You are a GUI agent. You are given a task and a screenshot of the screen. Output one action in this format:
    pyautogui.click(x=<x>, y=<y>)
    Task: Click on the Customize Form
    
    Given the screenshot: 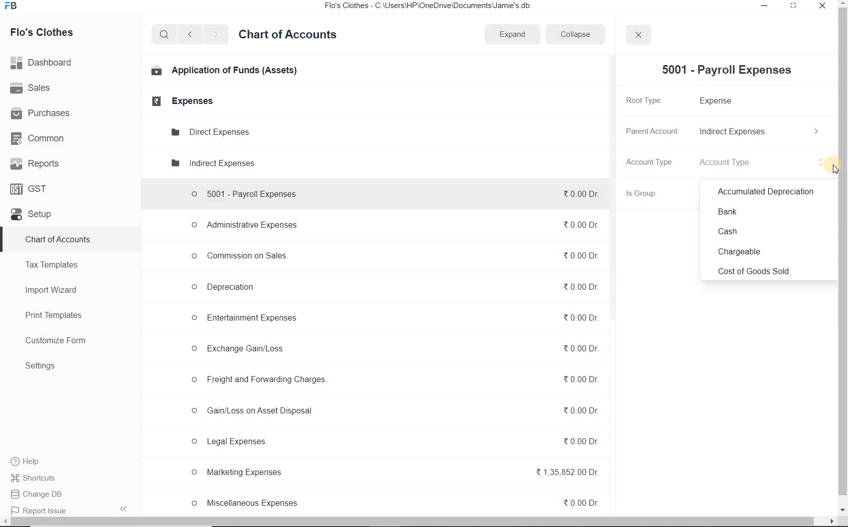 What is the action you would take?
    pyautogui.click(x=56, y=341)
    